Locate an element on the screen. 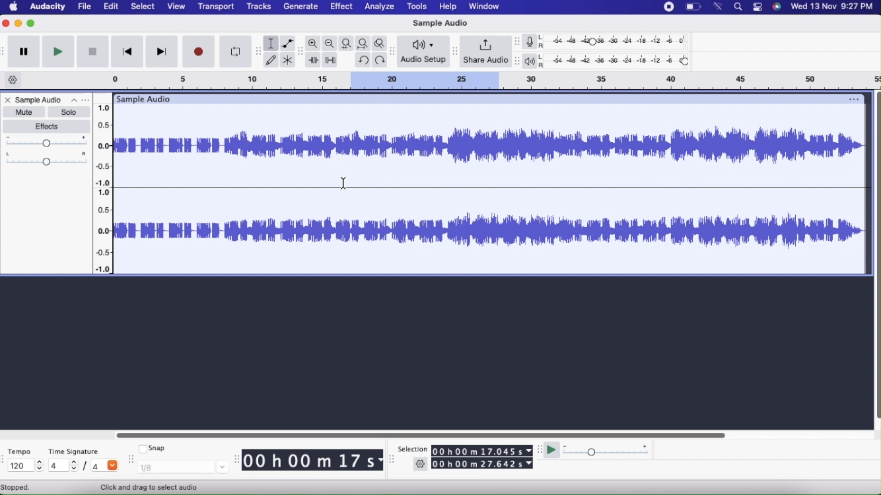 The height and width of the screenshot is (495, 881). 00 h 00 m 17.045 s is located at coordinates (482, 451).